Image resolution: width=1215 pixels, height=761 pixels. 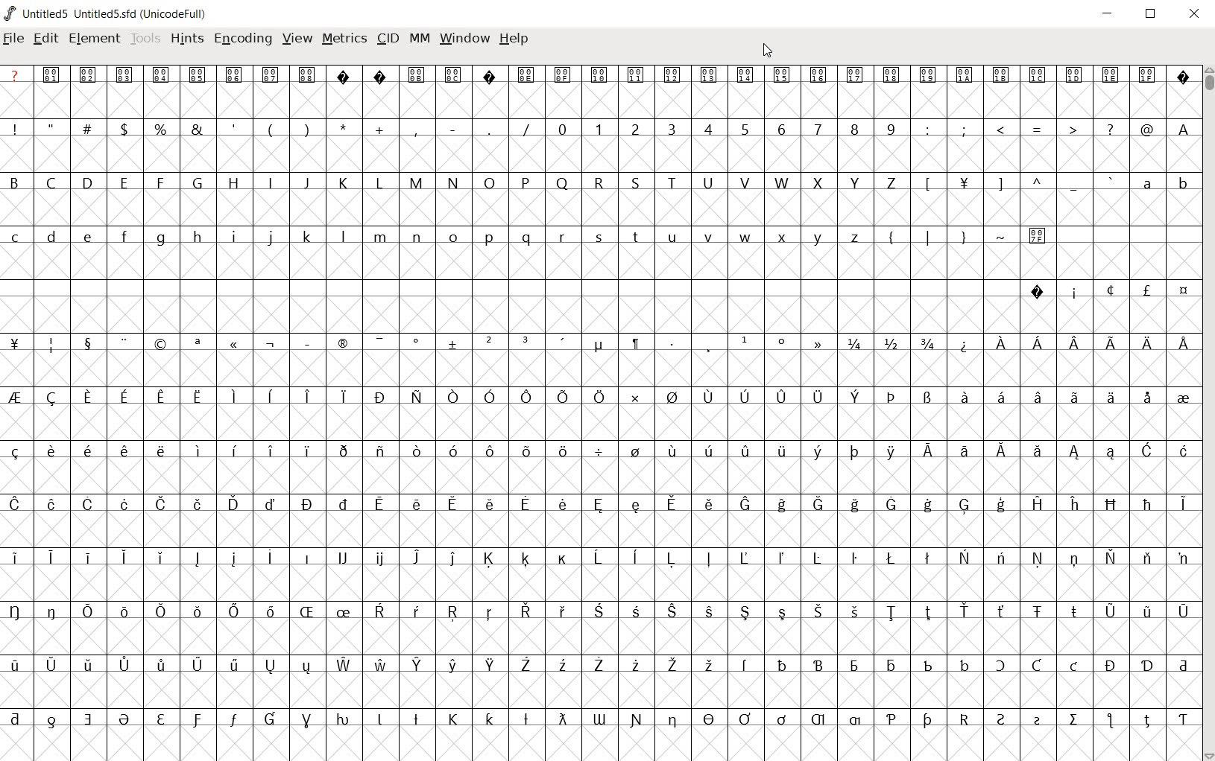 I want to click on H, so click(x=234, y=183).